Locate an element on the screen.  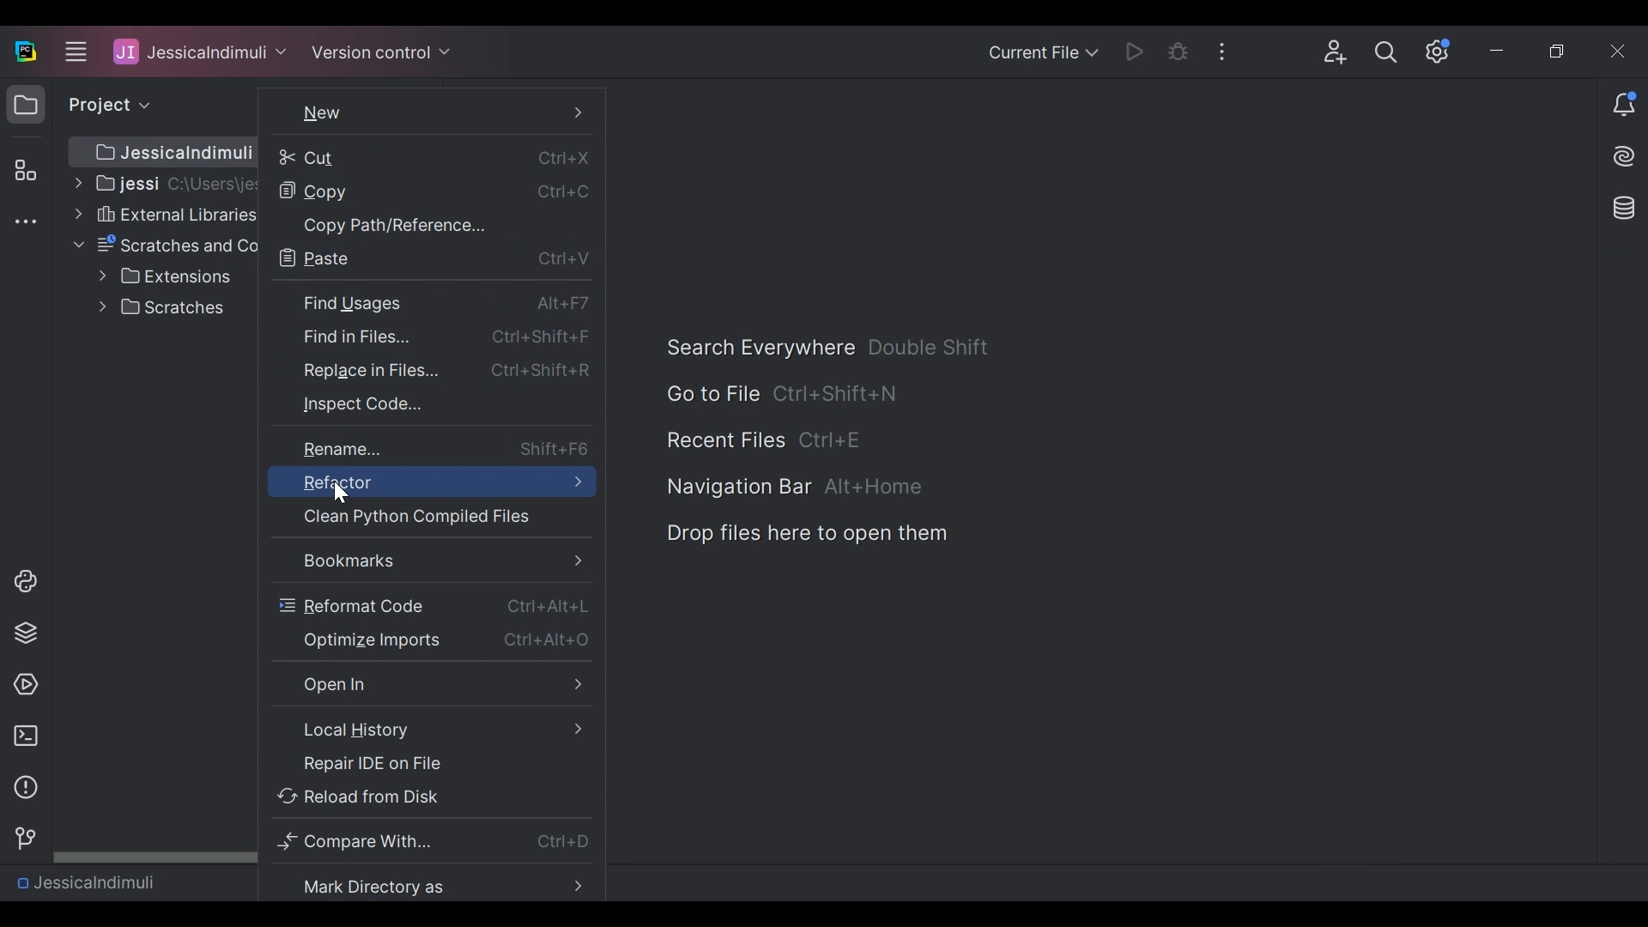
Main  menu is located at coordinates (73, 51).